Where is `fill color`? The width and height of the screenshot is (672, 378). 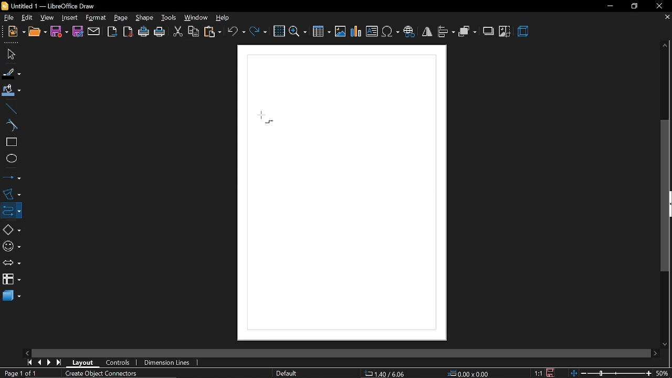 fill color is located at coordinates (12, 91).